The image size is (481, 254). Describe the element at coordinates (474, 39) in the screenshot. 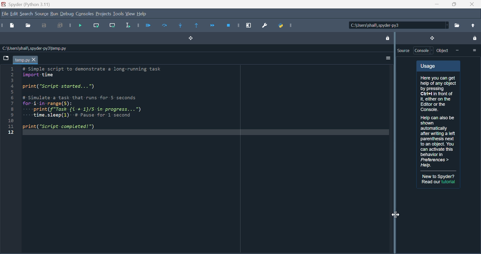

I see `lock` at that location.